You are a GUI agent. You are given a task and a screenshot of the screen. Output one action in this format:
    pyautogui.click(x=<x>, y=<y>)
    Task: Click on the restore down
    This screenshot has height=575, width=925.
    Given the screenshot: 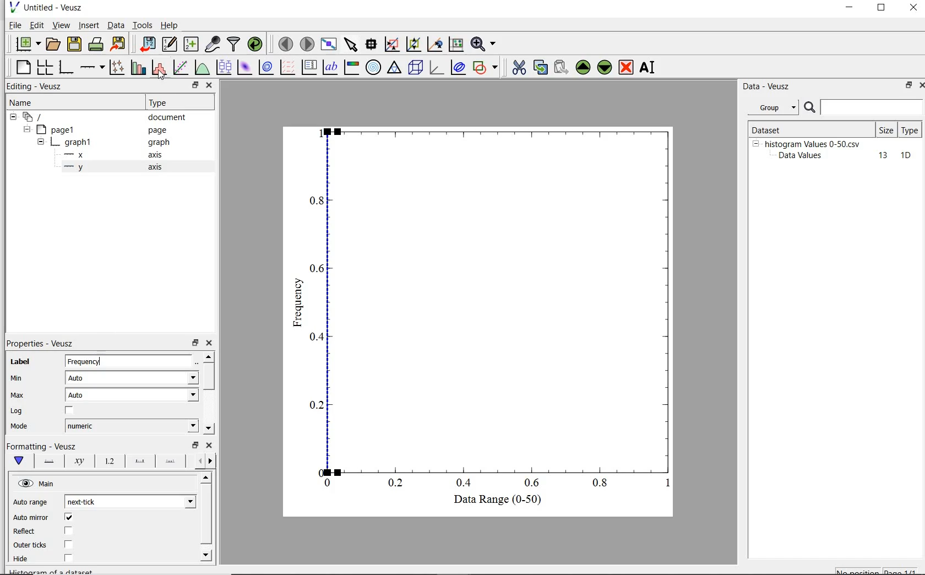 What is the action you would take?
    pyautogui.click(x=195, y=85)
    